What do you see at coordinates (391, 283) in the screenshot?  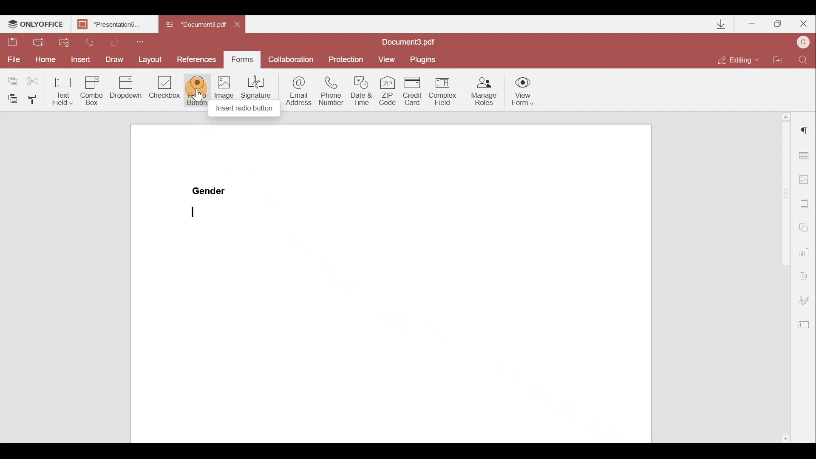 I see `Working area` at bounding box center [391, 283].